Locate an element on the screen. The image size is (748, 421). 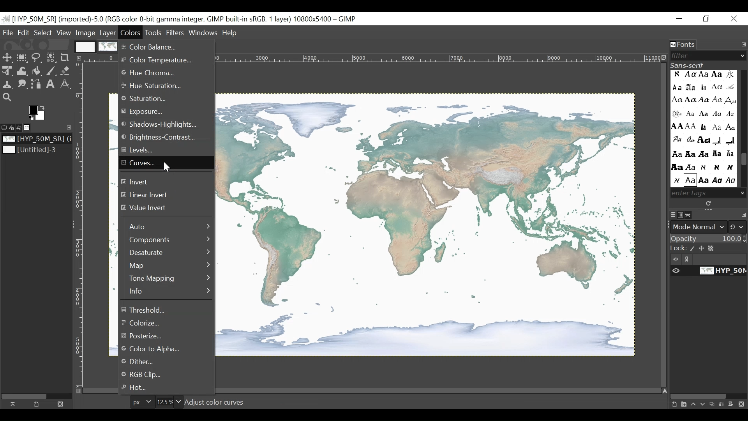
Saturation is located at coordinates (161, 99).